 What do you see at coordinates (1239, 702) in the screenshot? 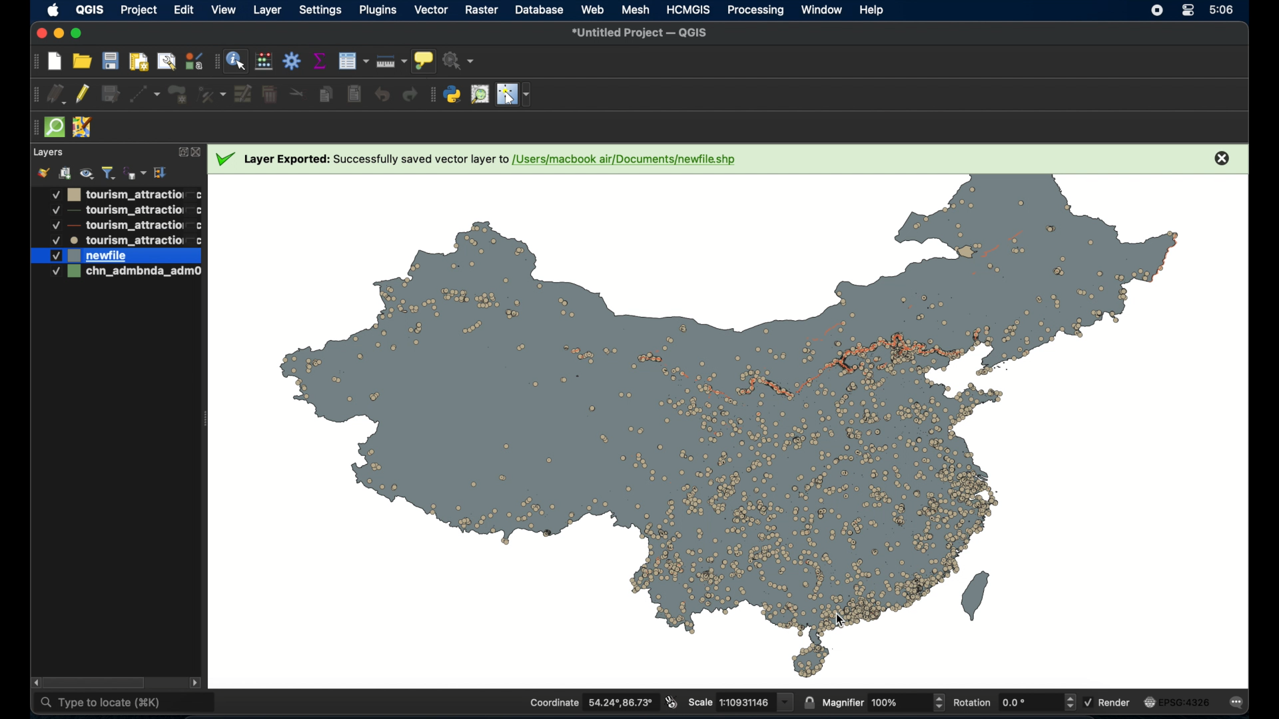
I see `messages` at bounding box center [1239, 702].